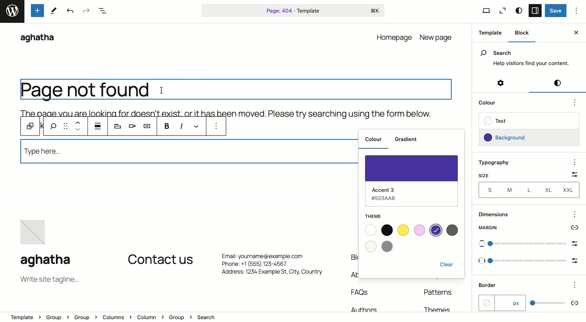  I want to click on Align, so click(131, 127).